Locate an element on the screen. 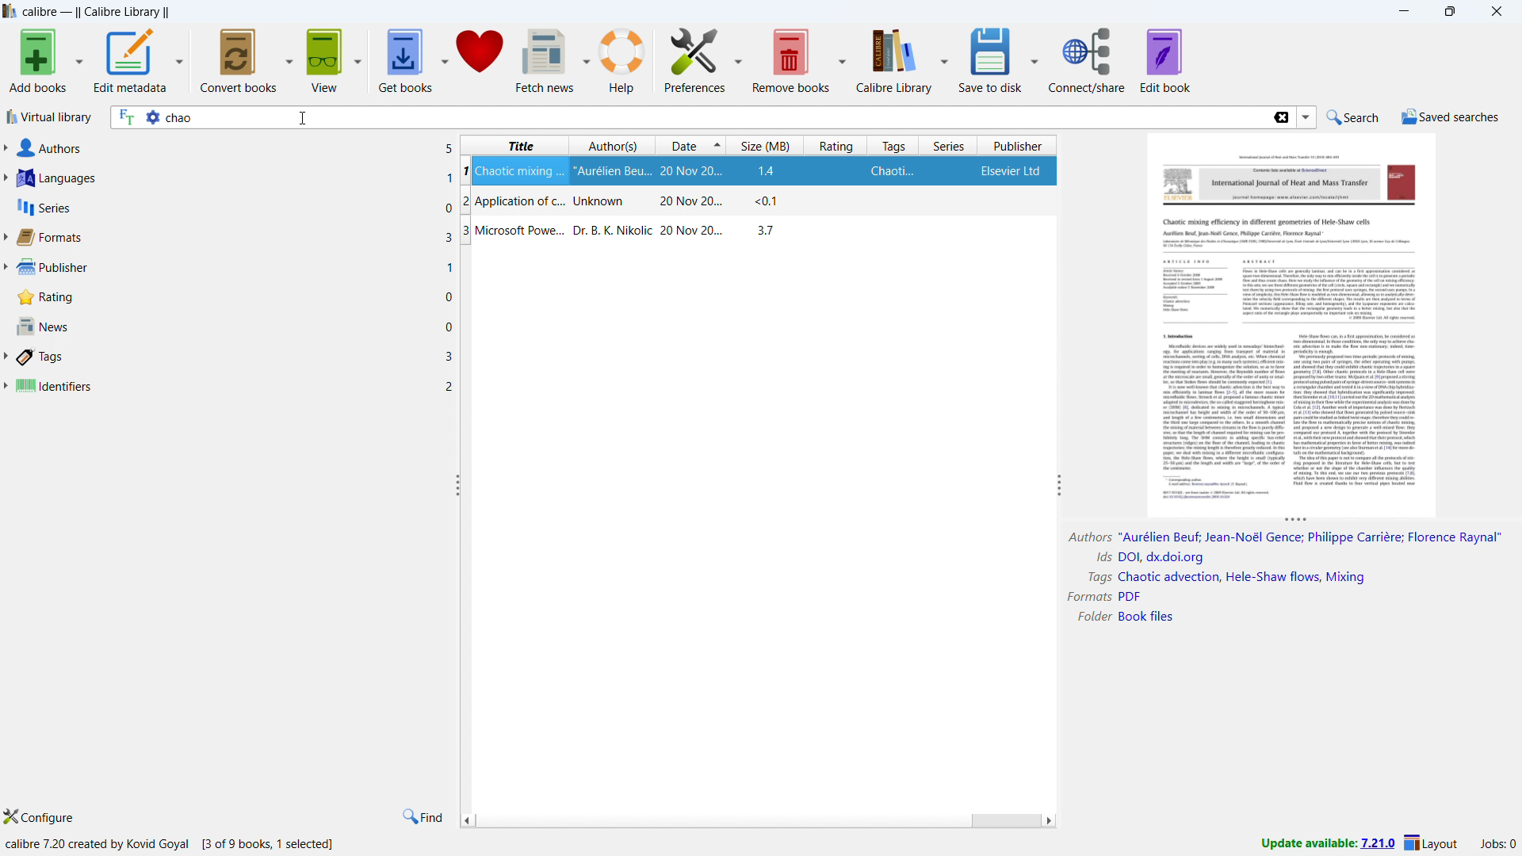 The image size is (1522, 856). news is located at coordinates (235, 327).